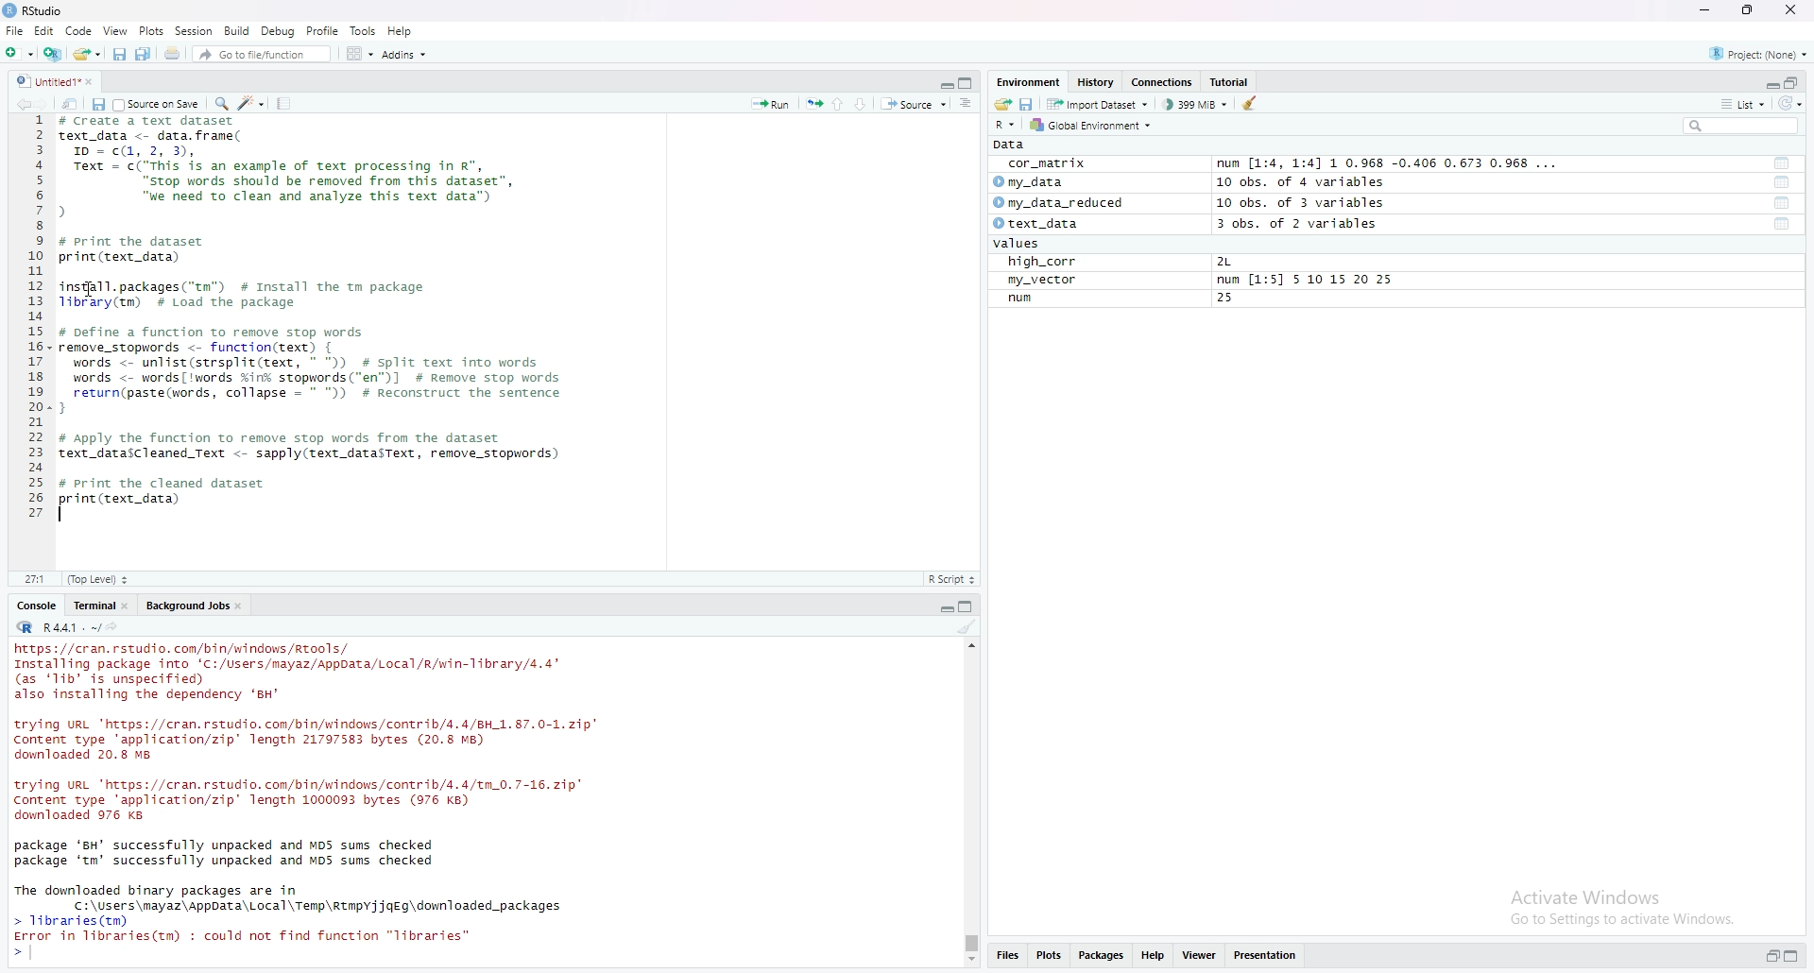 This screenshot has height=973, width=1814. What do you see at coordinates (1226, 299) in the screenshot?
I see `25` at bounding box center [1226, 299].